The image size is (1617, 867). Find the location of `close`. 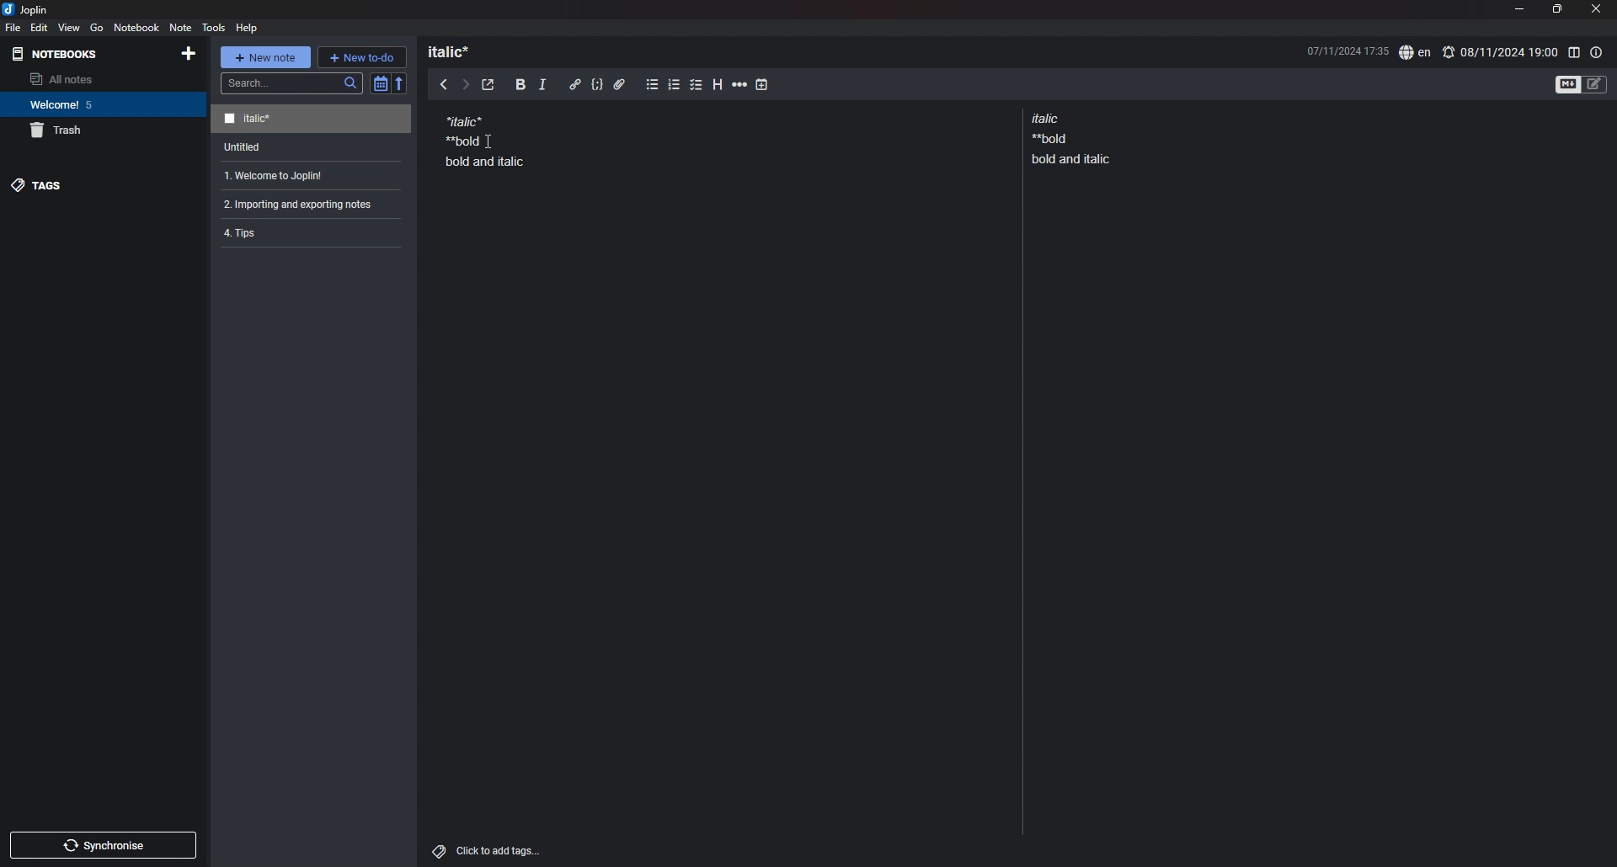

close is located at coordinates (1598, 8).